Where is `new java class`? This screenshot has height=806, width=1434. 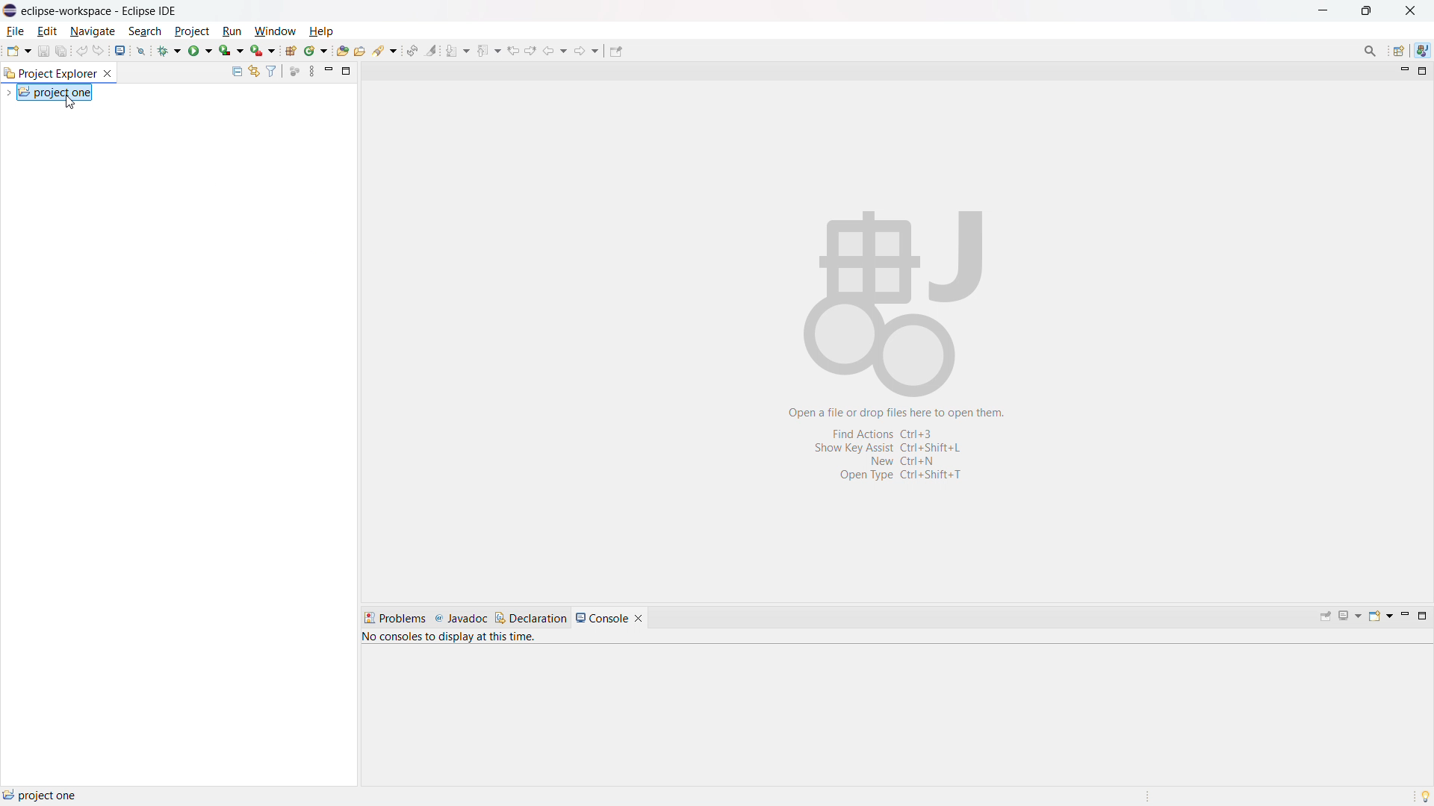
new java class is located at coordinates (316, 51).